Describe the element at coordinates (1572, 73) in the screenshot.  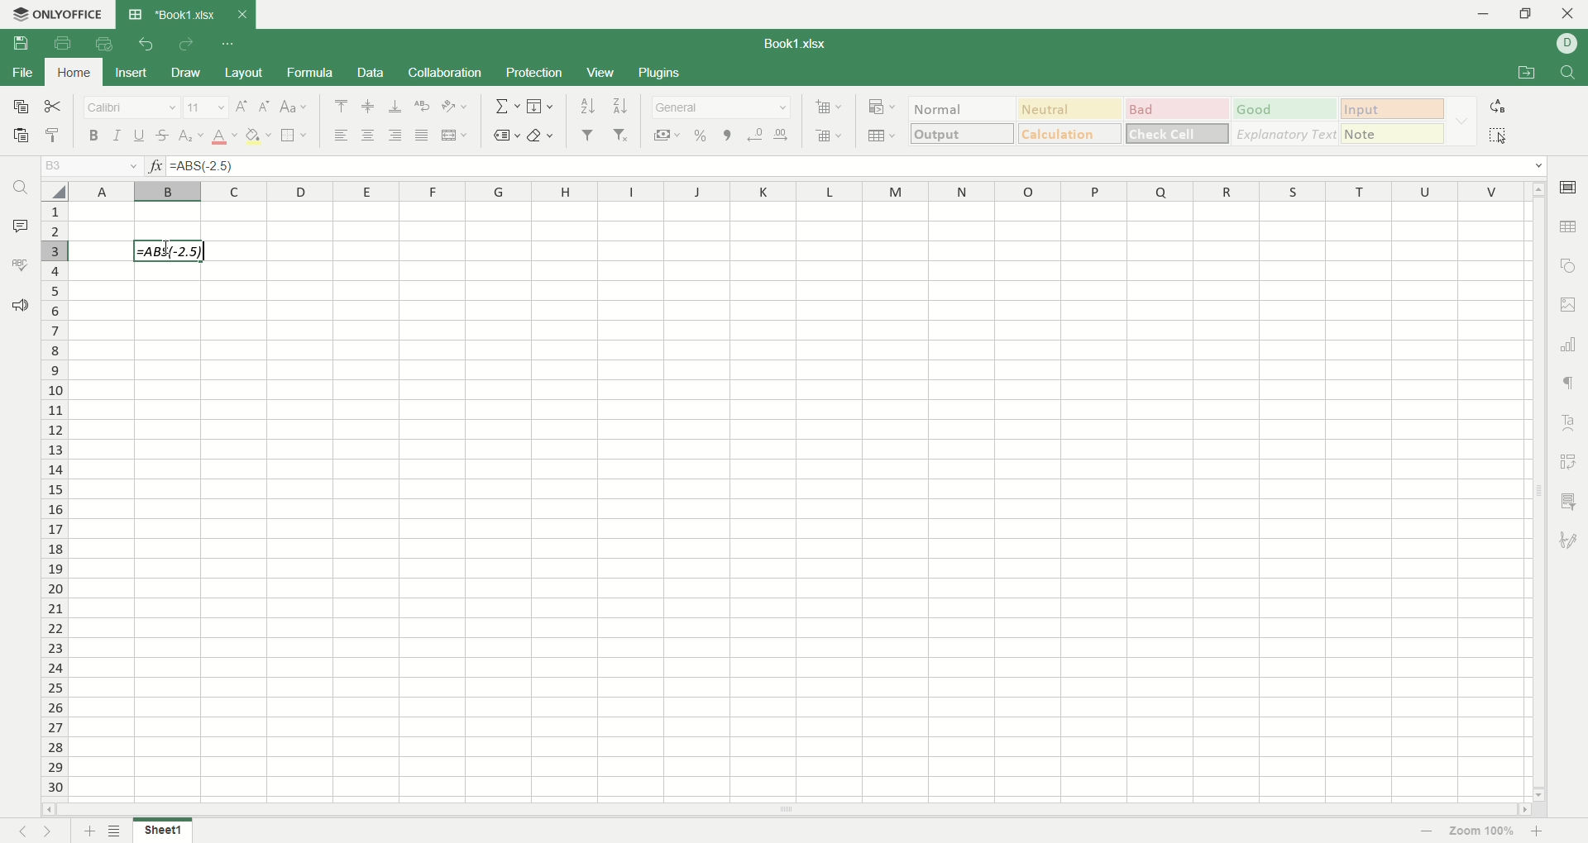
I see `find` at that location.